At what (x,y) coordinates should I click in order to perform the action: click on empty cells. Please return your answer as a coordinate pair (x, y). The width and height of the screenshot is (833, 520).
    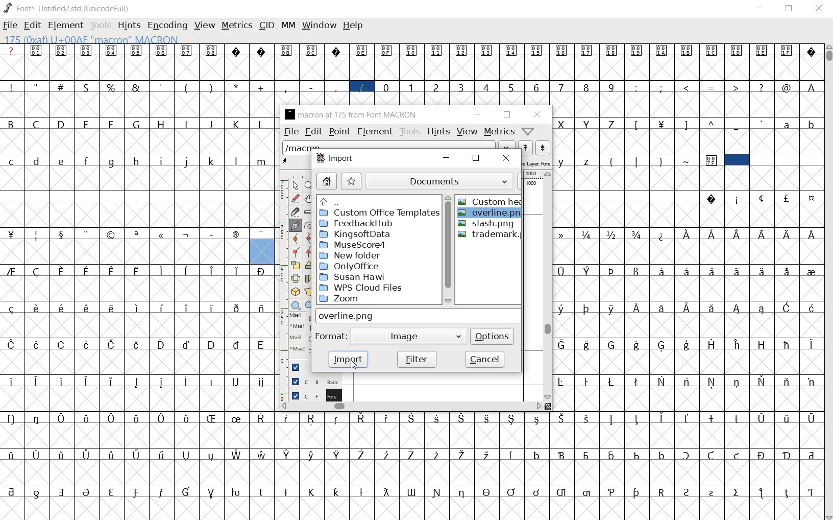
    Looking at the image, I should click on (627, 197).